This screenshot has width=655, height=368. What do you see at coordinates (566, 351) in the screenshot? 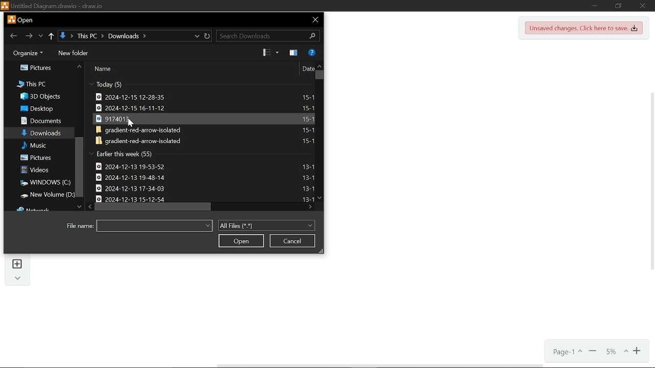
I see `Page options` at bounding box center [566, 351].